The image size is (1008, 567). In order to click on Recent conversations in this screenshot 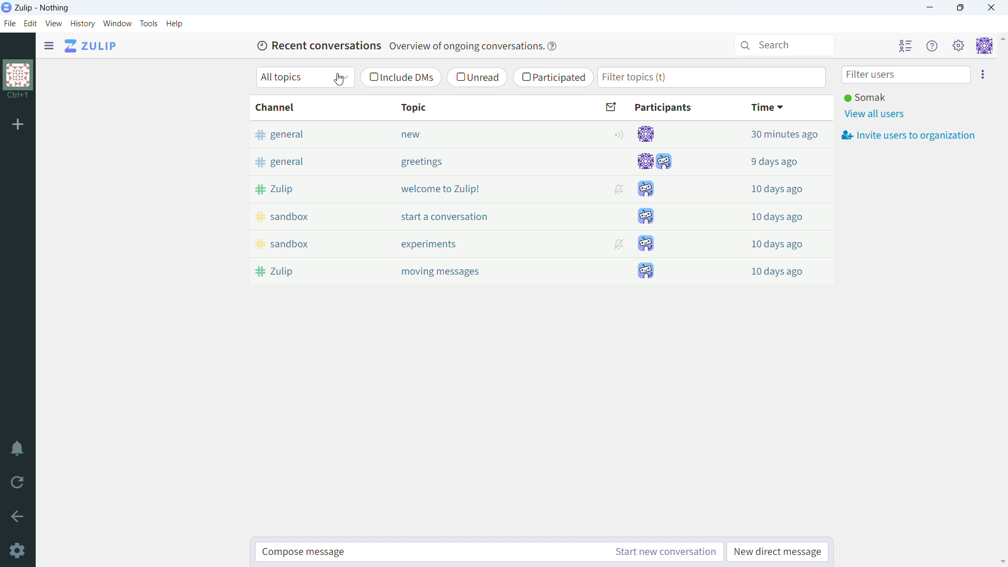, I will do `click(318, 46)`.